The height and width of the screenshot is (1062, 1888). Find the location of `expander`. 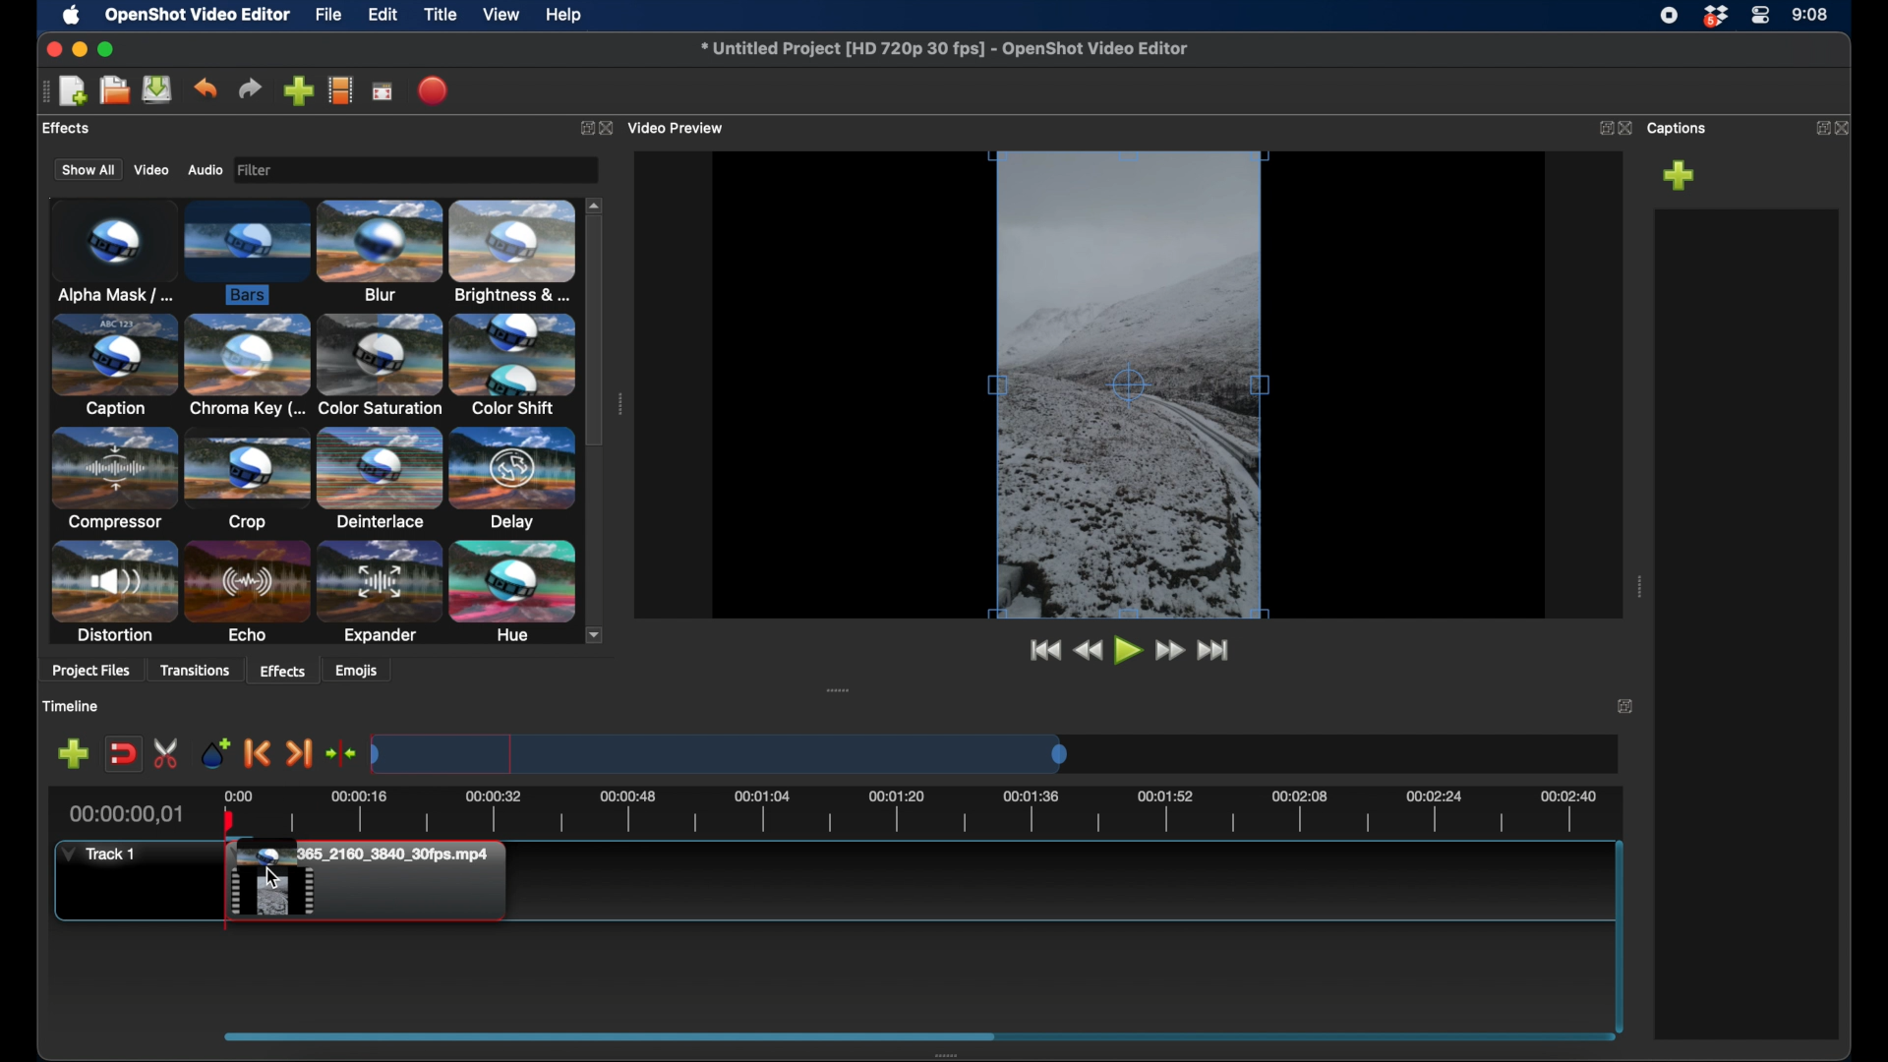

expander is located at coordinates (378, 593).